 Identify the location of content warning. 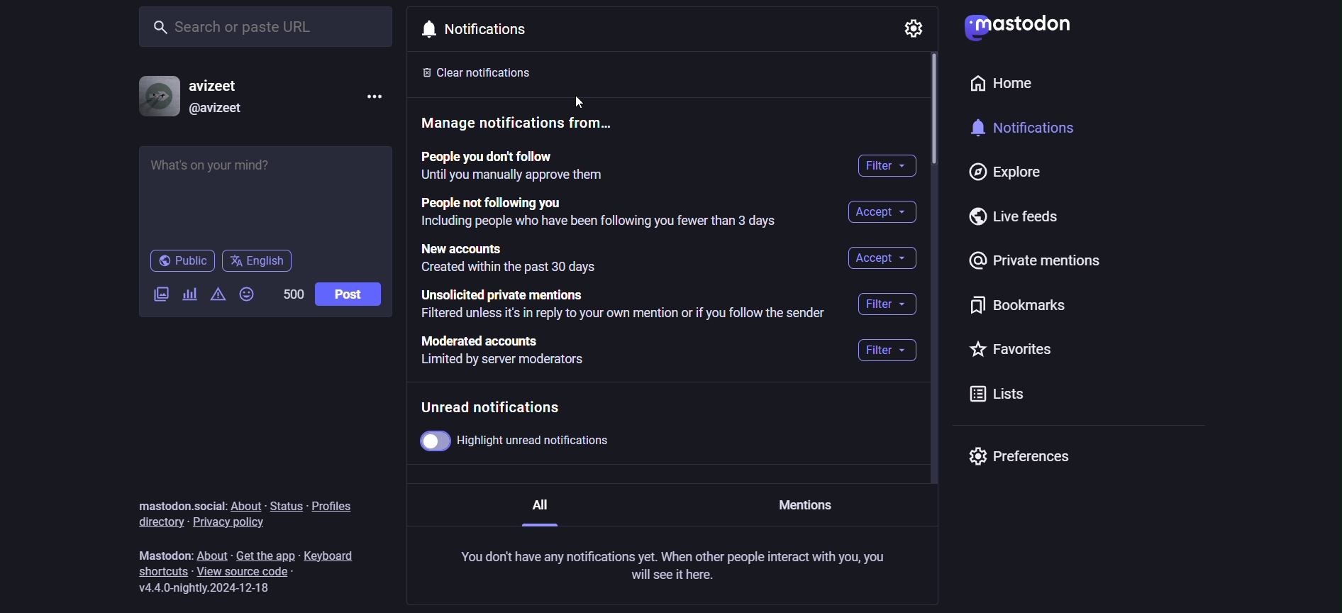
(218, 299).